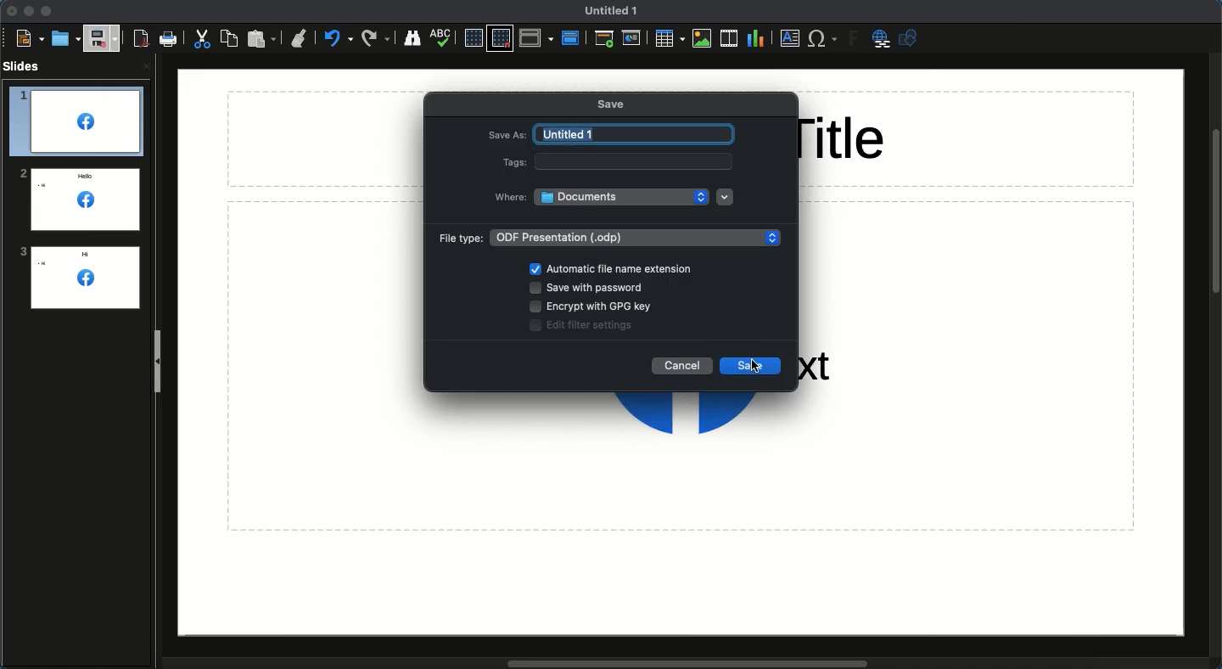  What do you see at coordinates (474, 38) in the screenshot?
I see `Display grid` at bounding box center [474, 38].